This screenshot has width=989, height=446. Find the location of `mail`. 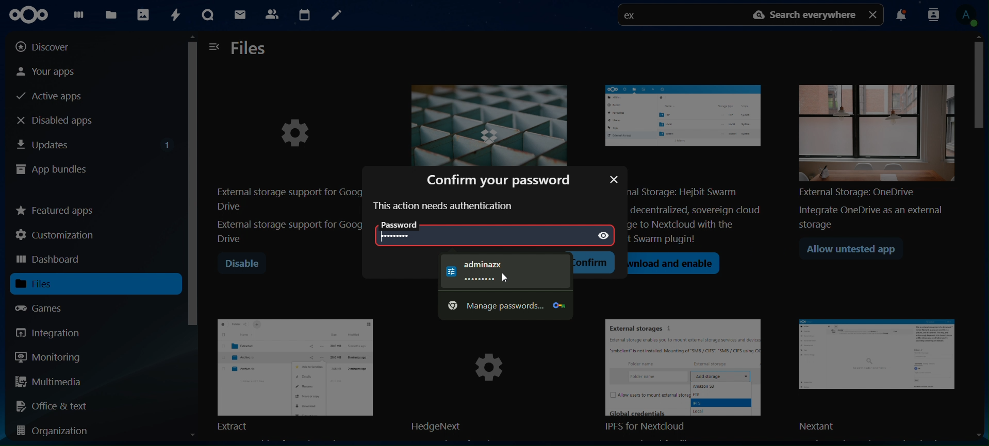

mail is located at coordinates (241, 16).